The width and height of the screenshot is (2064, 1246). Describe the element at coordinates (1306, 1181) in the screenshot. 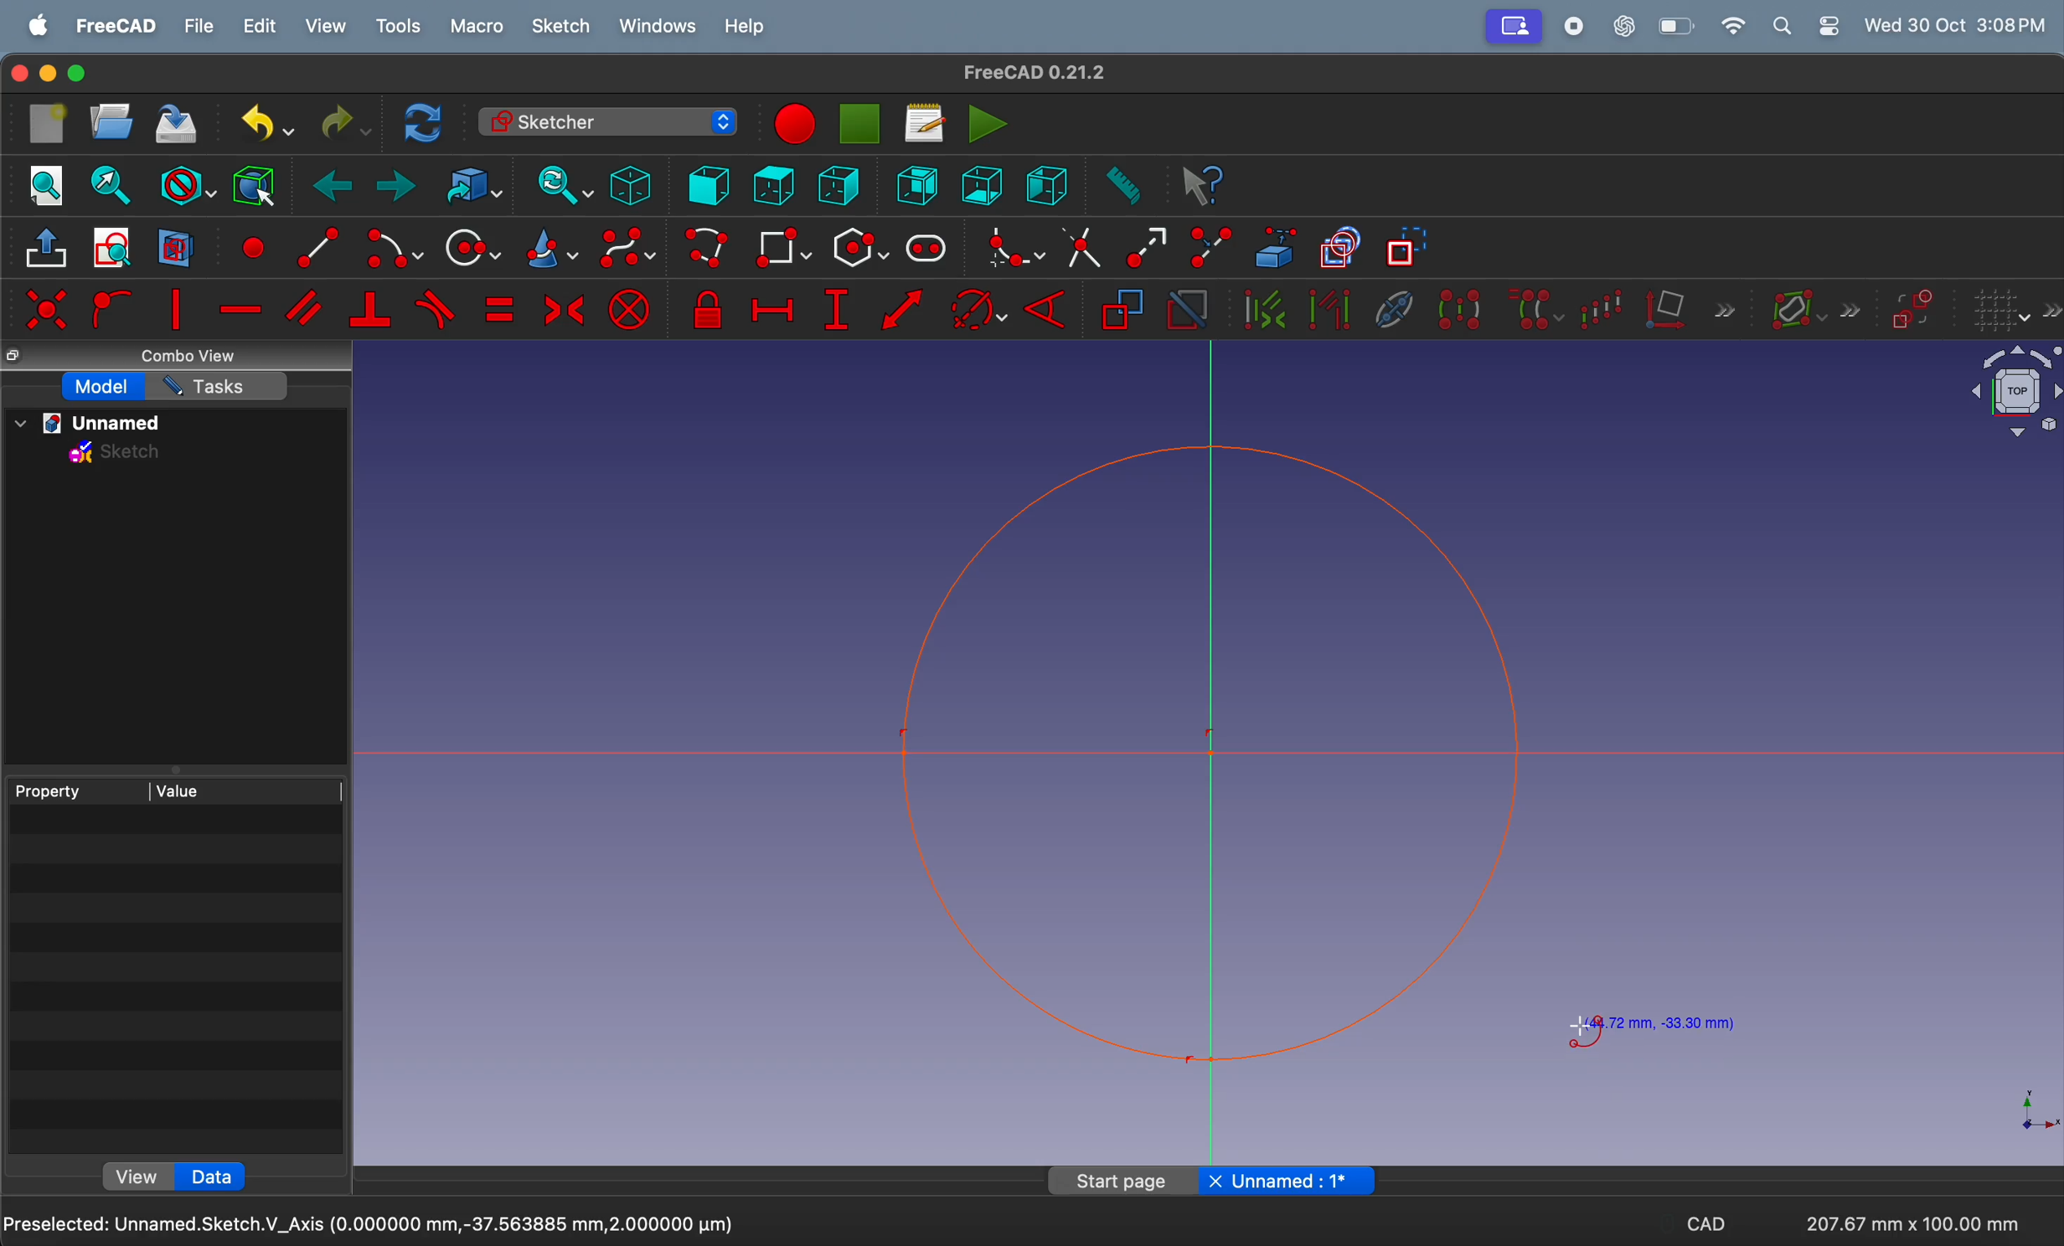

I see `Unnamed` at that location.